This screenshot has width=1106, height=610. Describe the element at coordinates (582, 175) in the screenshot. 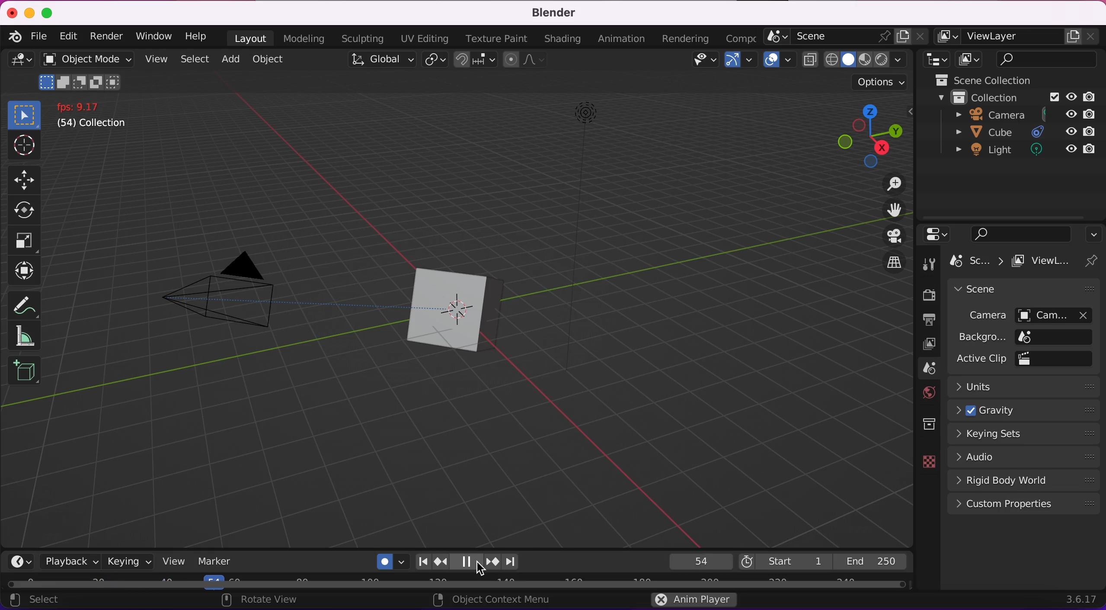

I see `light` at that location.